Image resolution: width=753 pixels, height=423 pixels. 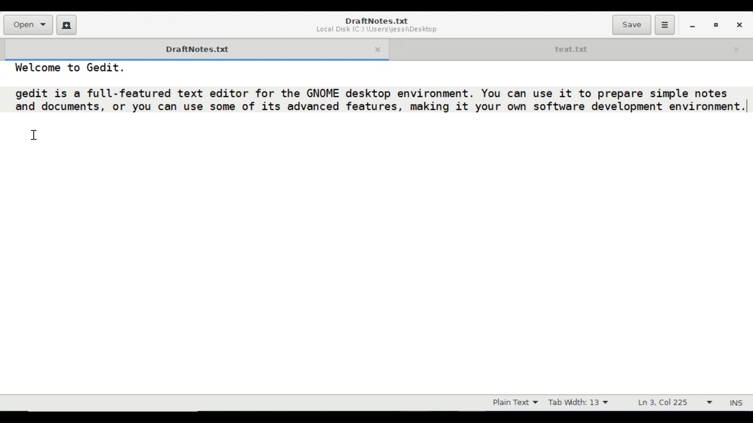 I want to click on Open, so click(x=27, y=25).